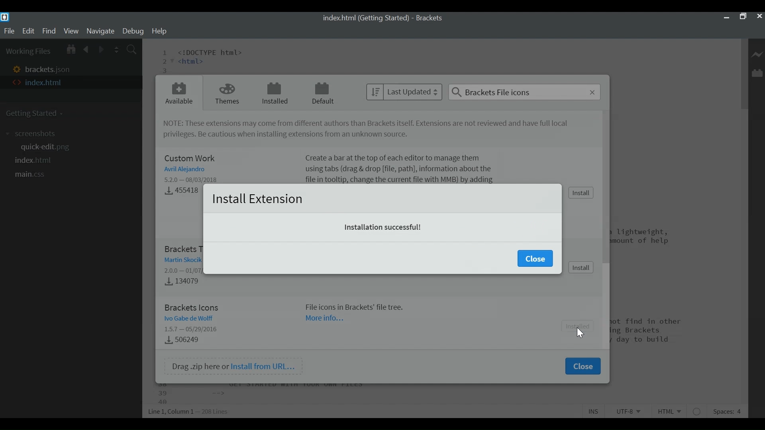  I want to click on main.css, so click(35, 175).